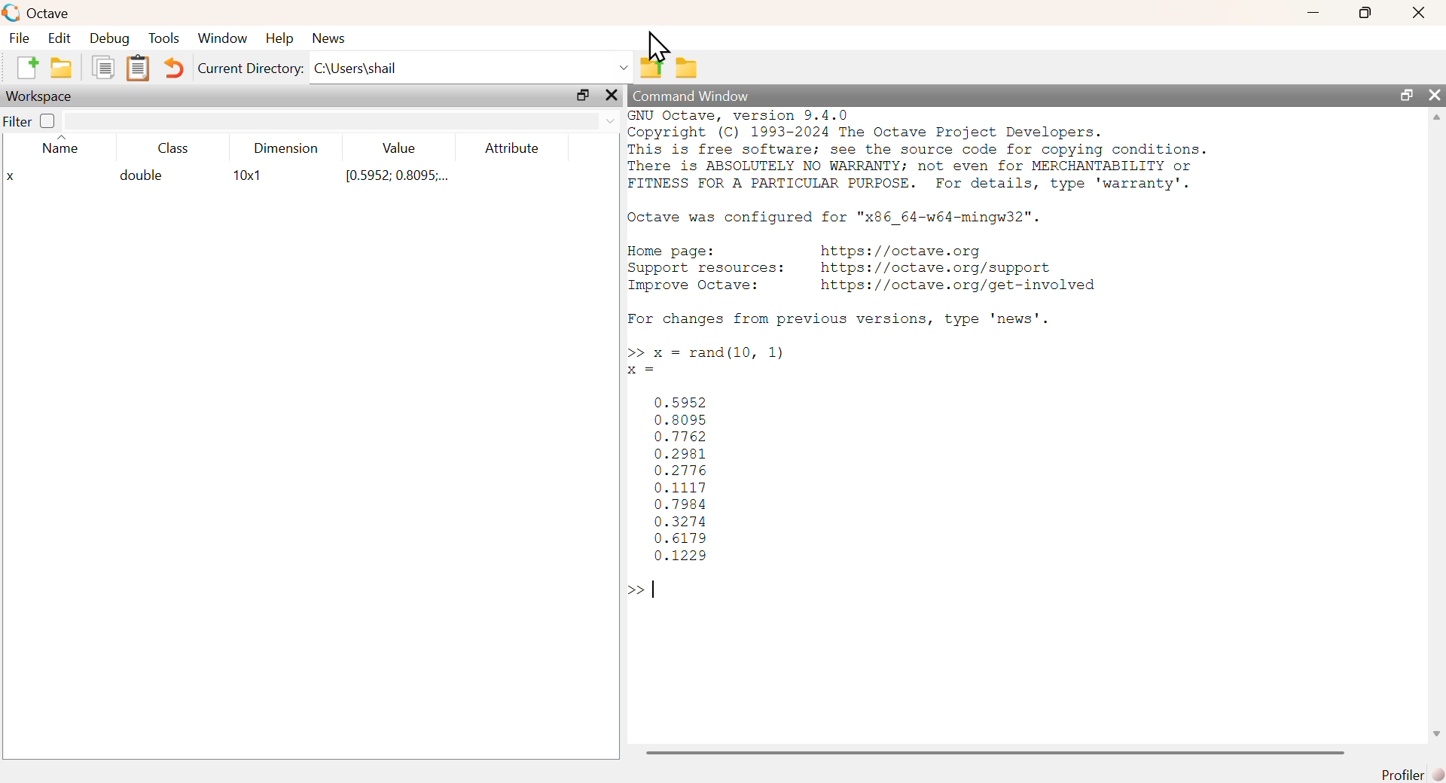 Image resolution: width=1446 pixels, height=783 pixels. What do you see at coordinates (60, 145) in the screenshot?
I see `name` at bounding box center [60, 145].